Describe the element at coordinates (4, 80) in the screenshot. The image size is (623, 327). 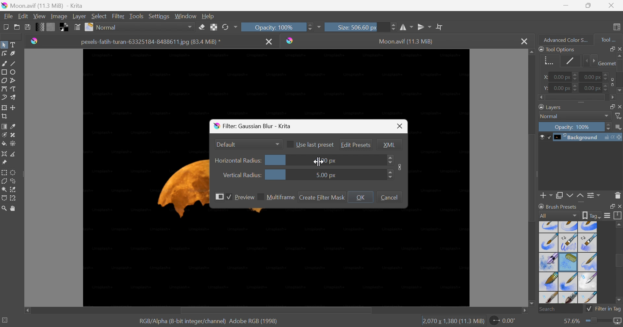
I see `Polygon tool` at that location.